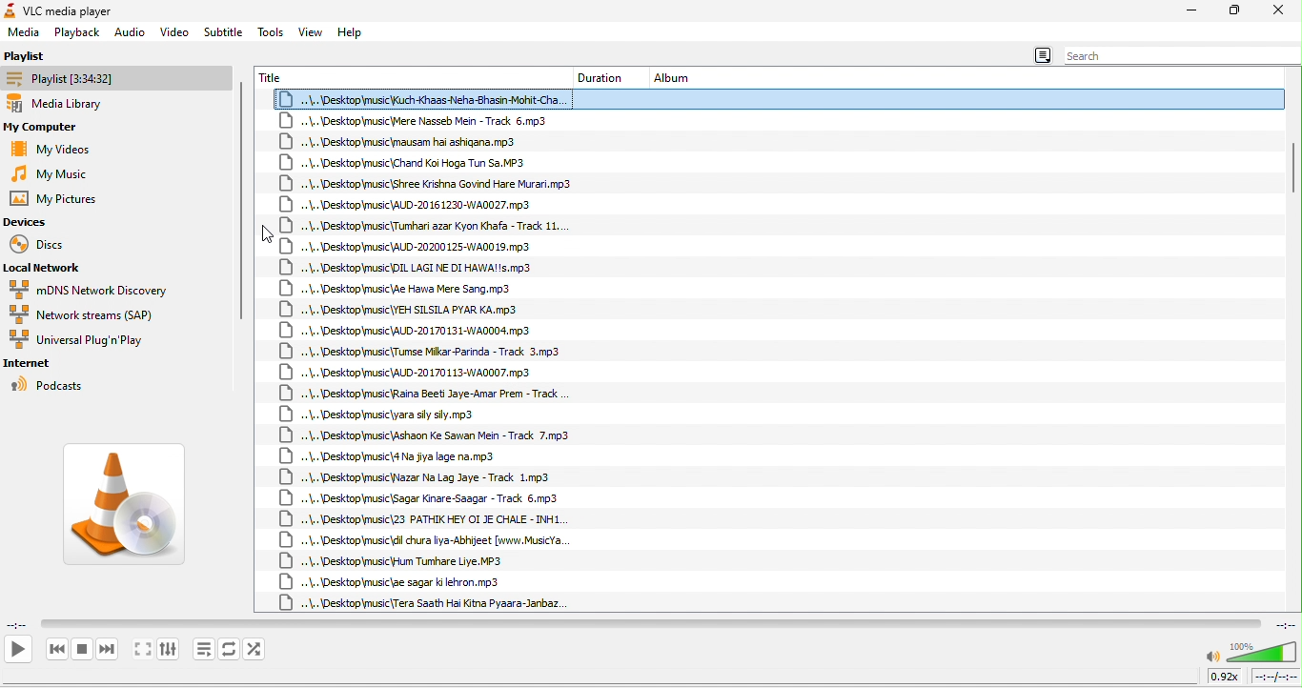 The height and width of the screenshot is (688, 1302). I want to click on total time/remaining time, so click(1274, 677).